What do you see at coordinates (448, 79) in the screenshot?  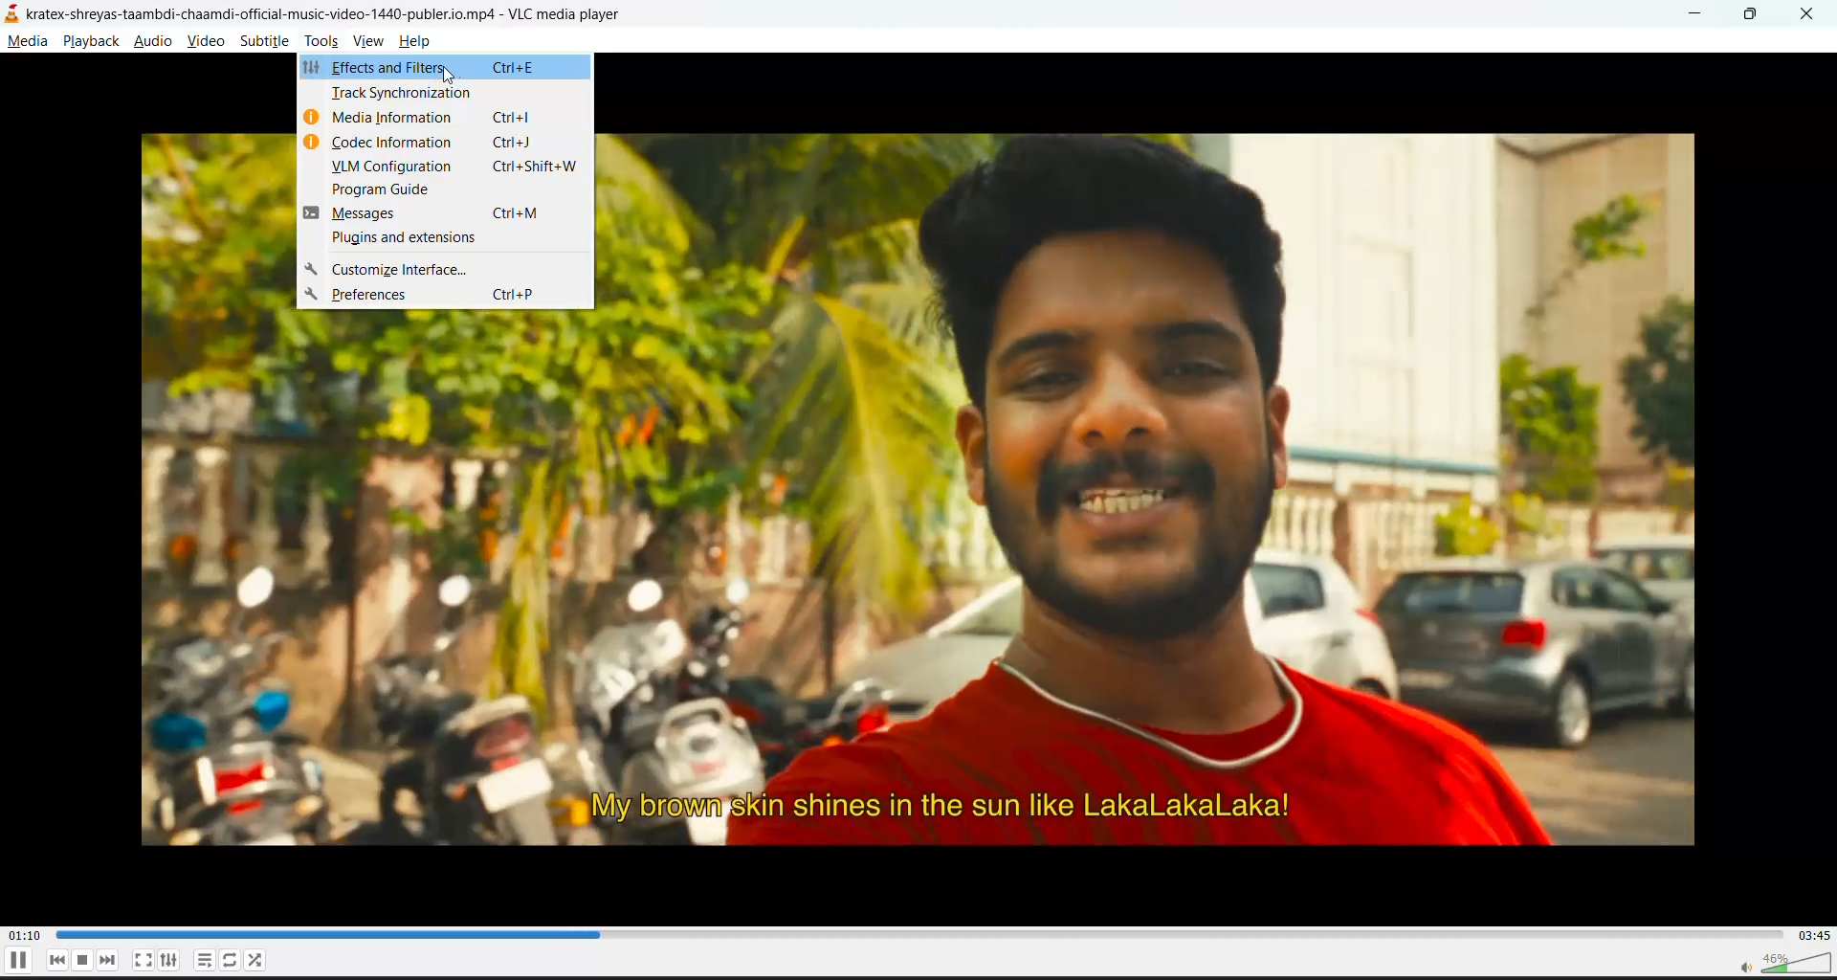 I see `cursor` at bounding box center [448, 79].